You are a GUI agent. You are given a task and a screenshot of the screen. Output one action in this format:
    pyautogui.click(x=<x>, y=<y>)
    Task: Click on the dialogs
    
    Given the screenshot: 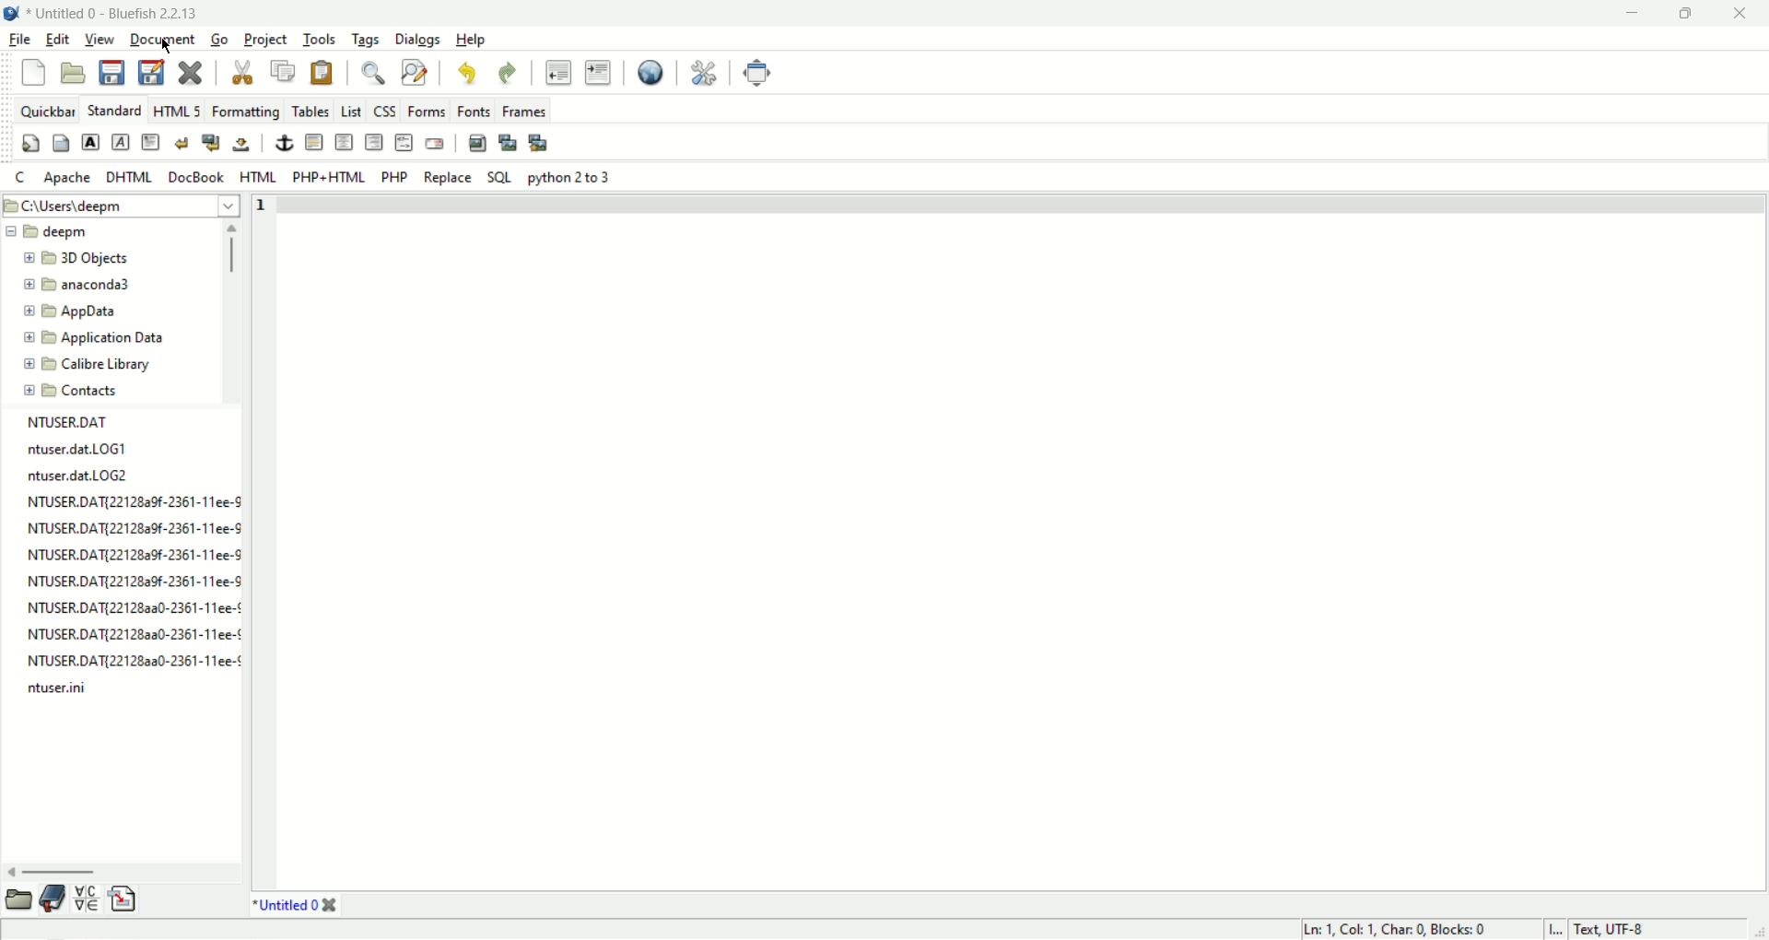 What is the action you would take?
    pyautogui.click(x=416, y=40)
    